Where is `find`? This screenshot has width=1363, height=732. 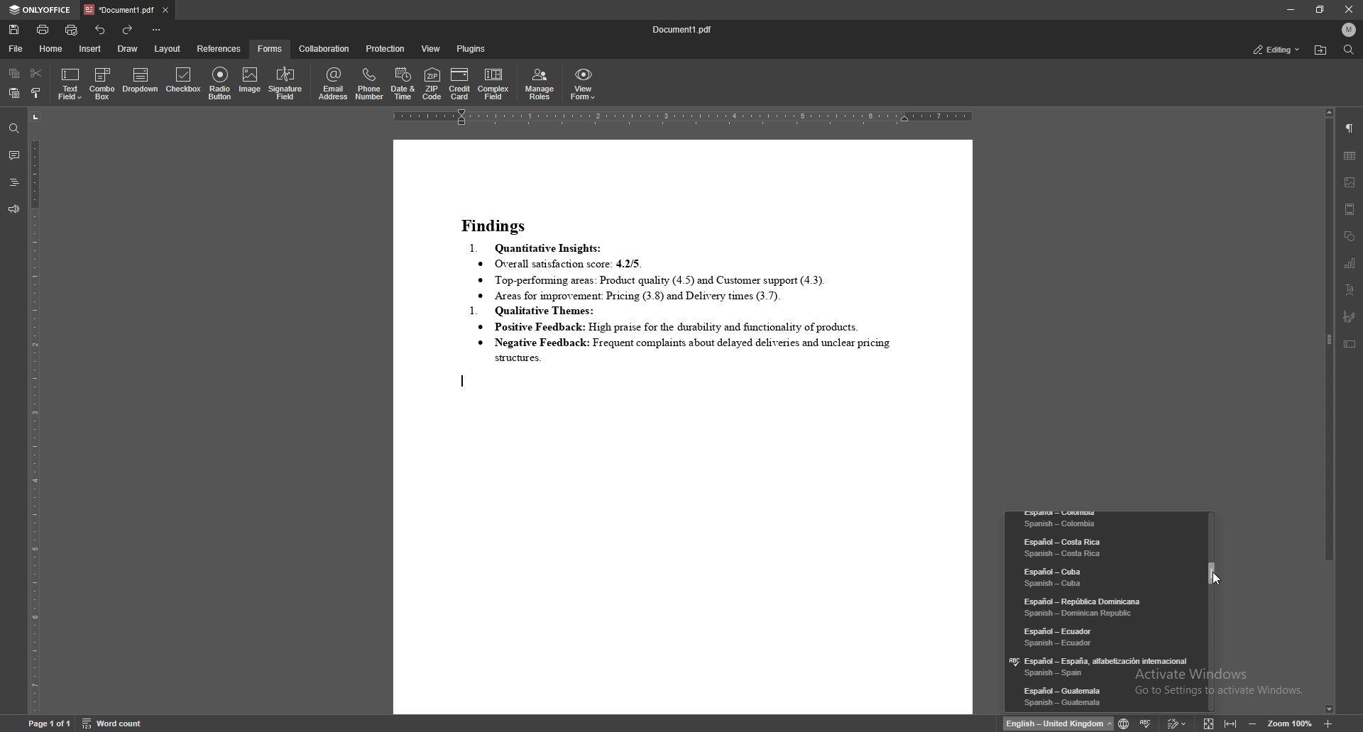
find is located at coordinates (1350, 49).